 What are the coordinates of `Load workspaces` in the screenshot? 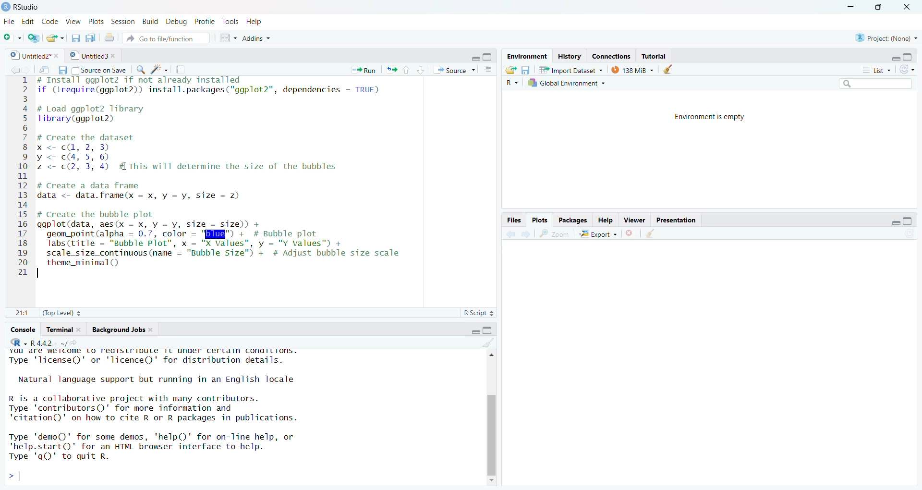 It's located at (512, 70).